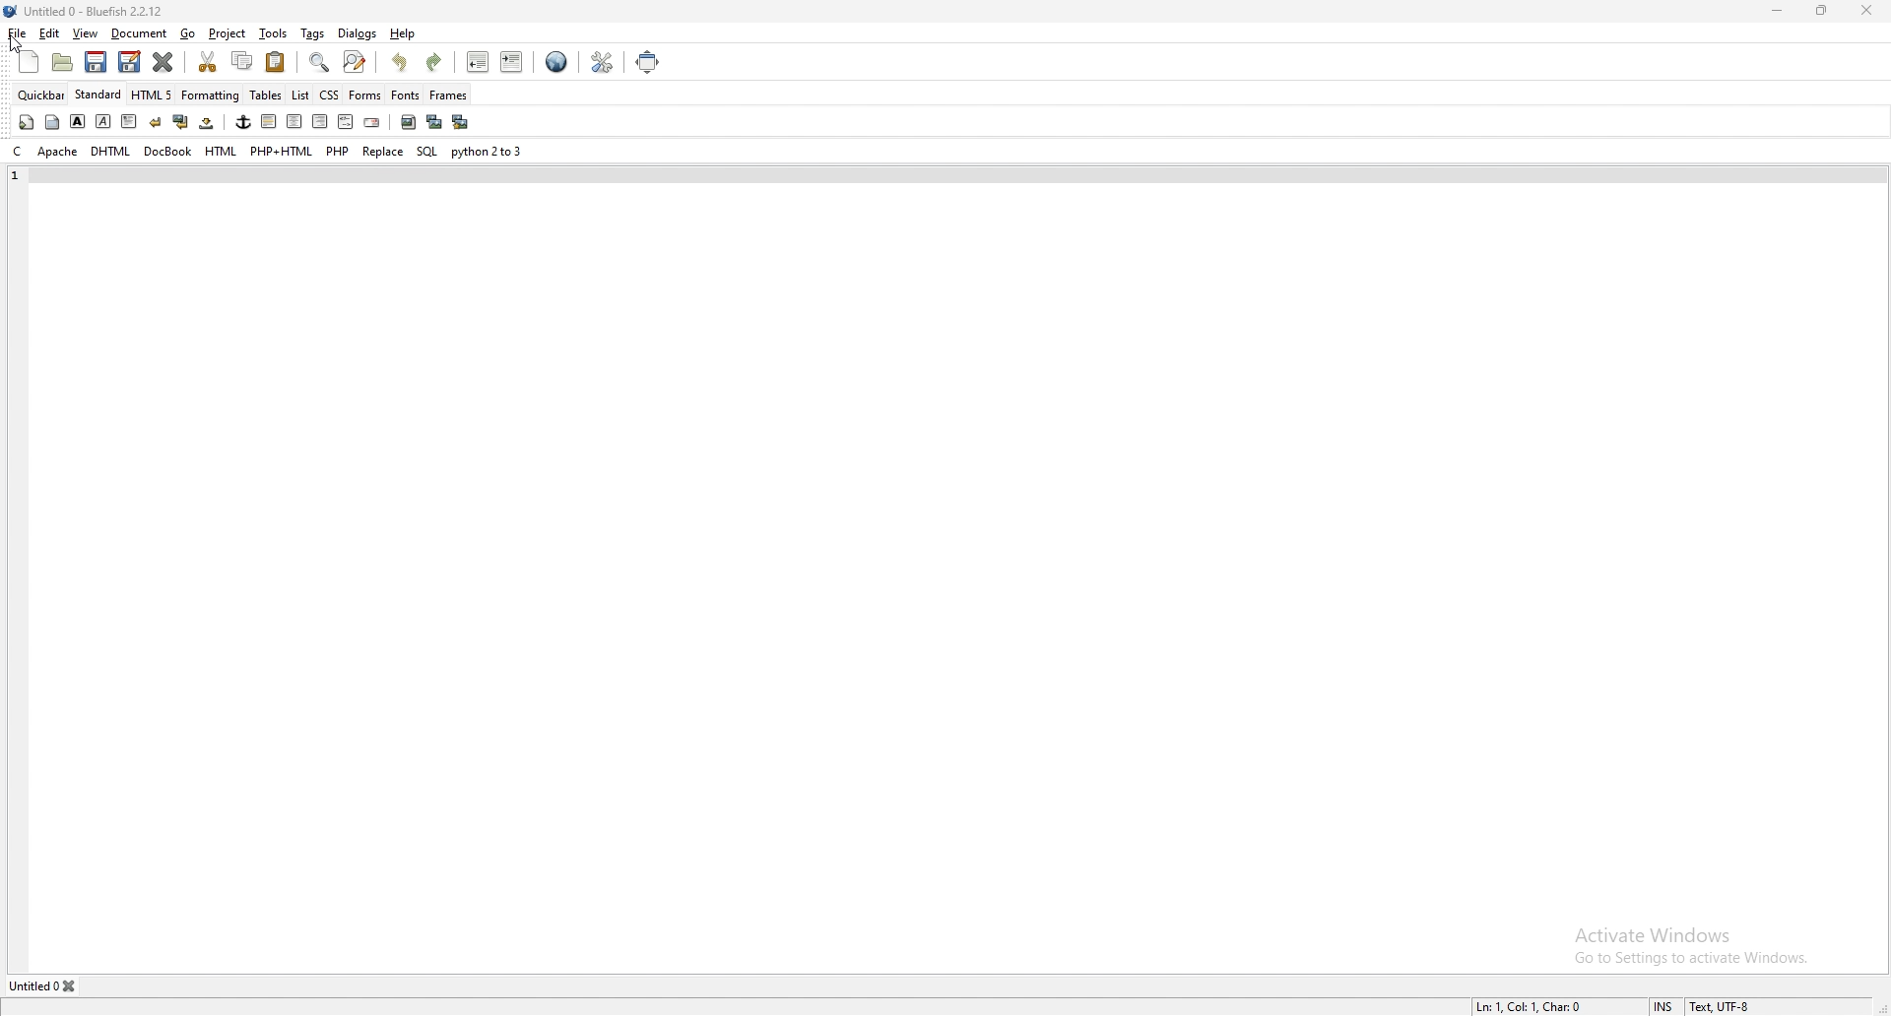 The height and width of the screenshot is (1016, 1891). What do you see at coordinates (209, 61) in the screenshot?
I see `cut` at bounding box center [209, 61].